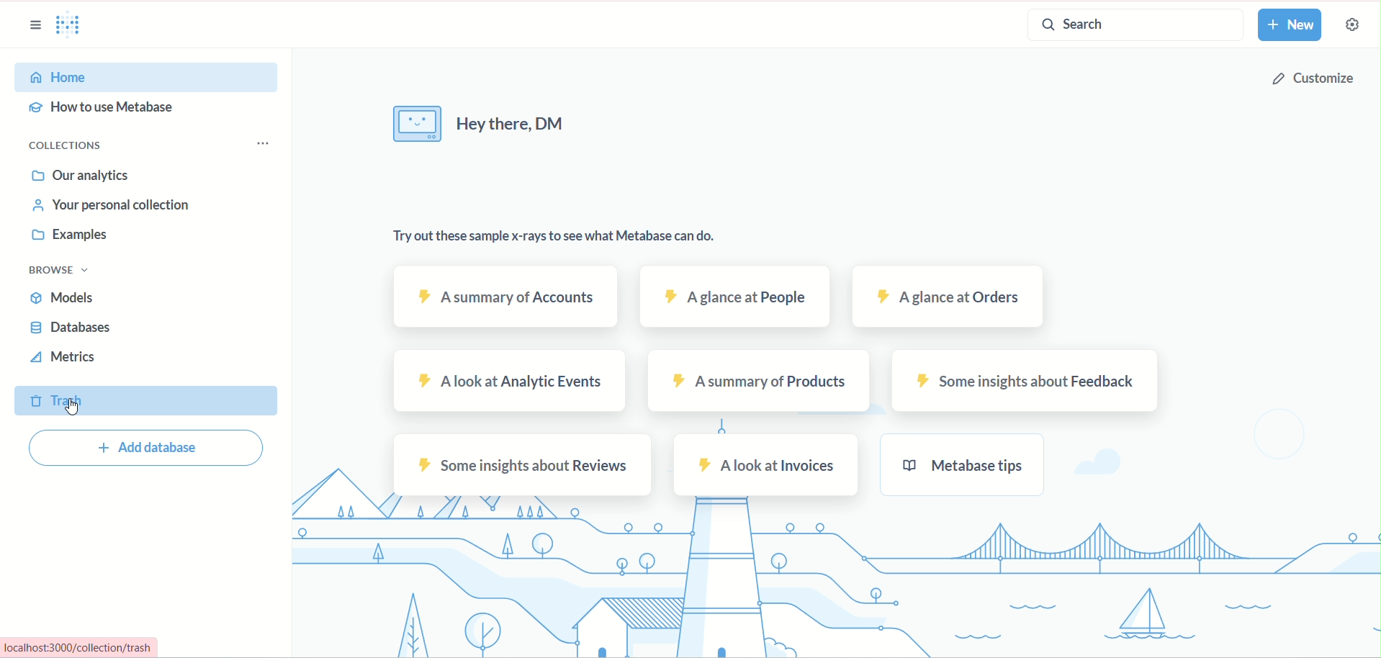 Image resolution: width=1381 pixels, height=658 pixels. I want to click on browse, so click(60, 270).